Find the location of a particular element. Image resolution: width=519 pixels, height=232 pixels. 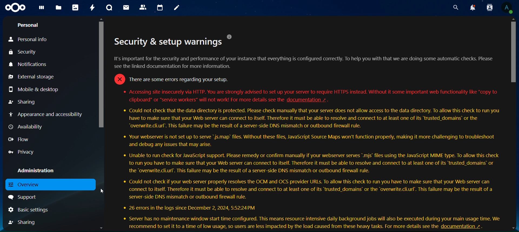

security is located at coordinates (27, 52).